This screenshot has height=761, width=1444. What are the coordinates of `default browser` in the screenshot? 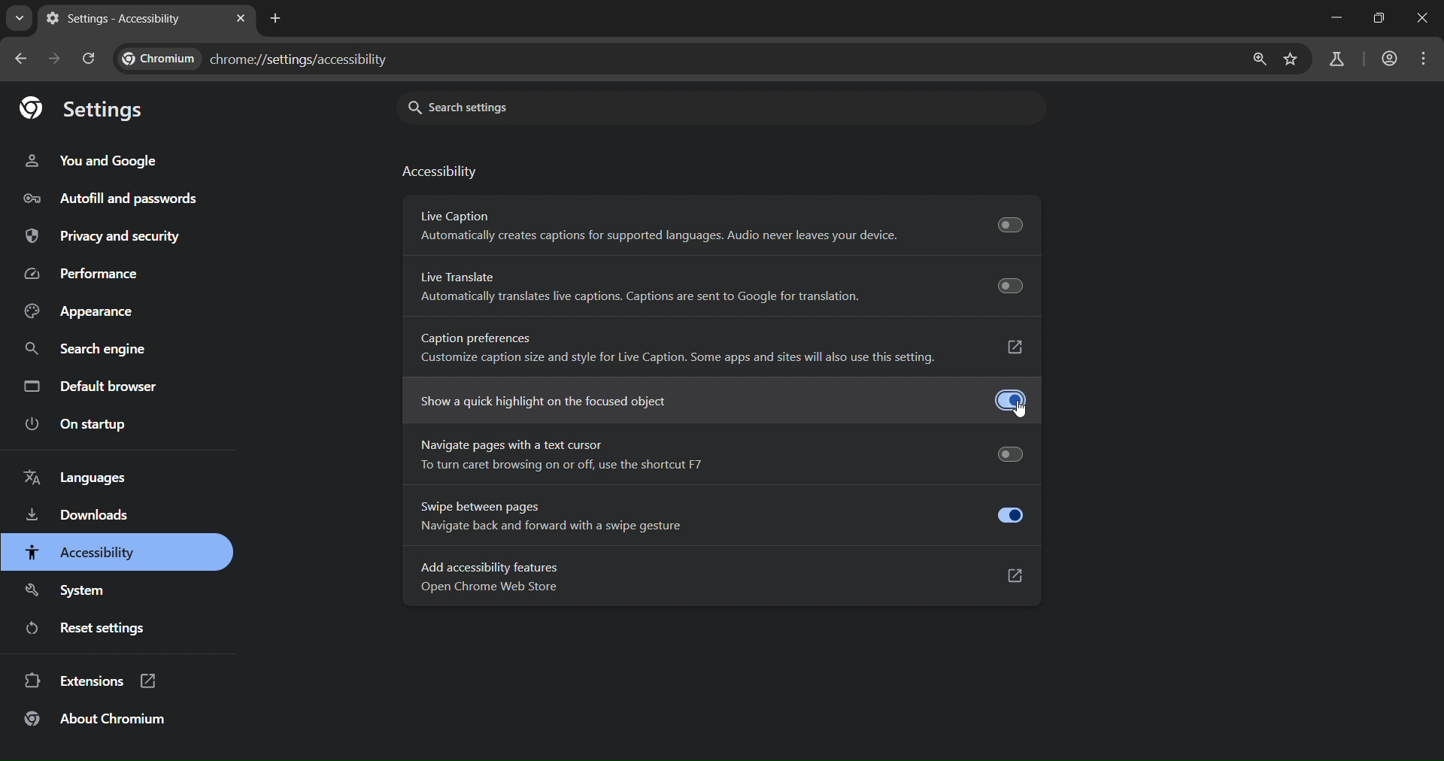 It's located at (91, 386).